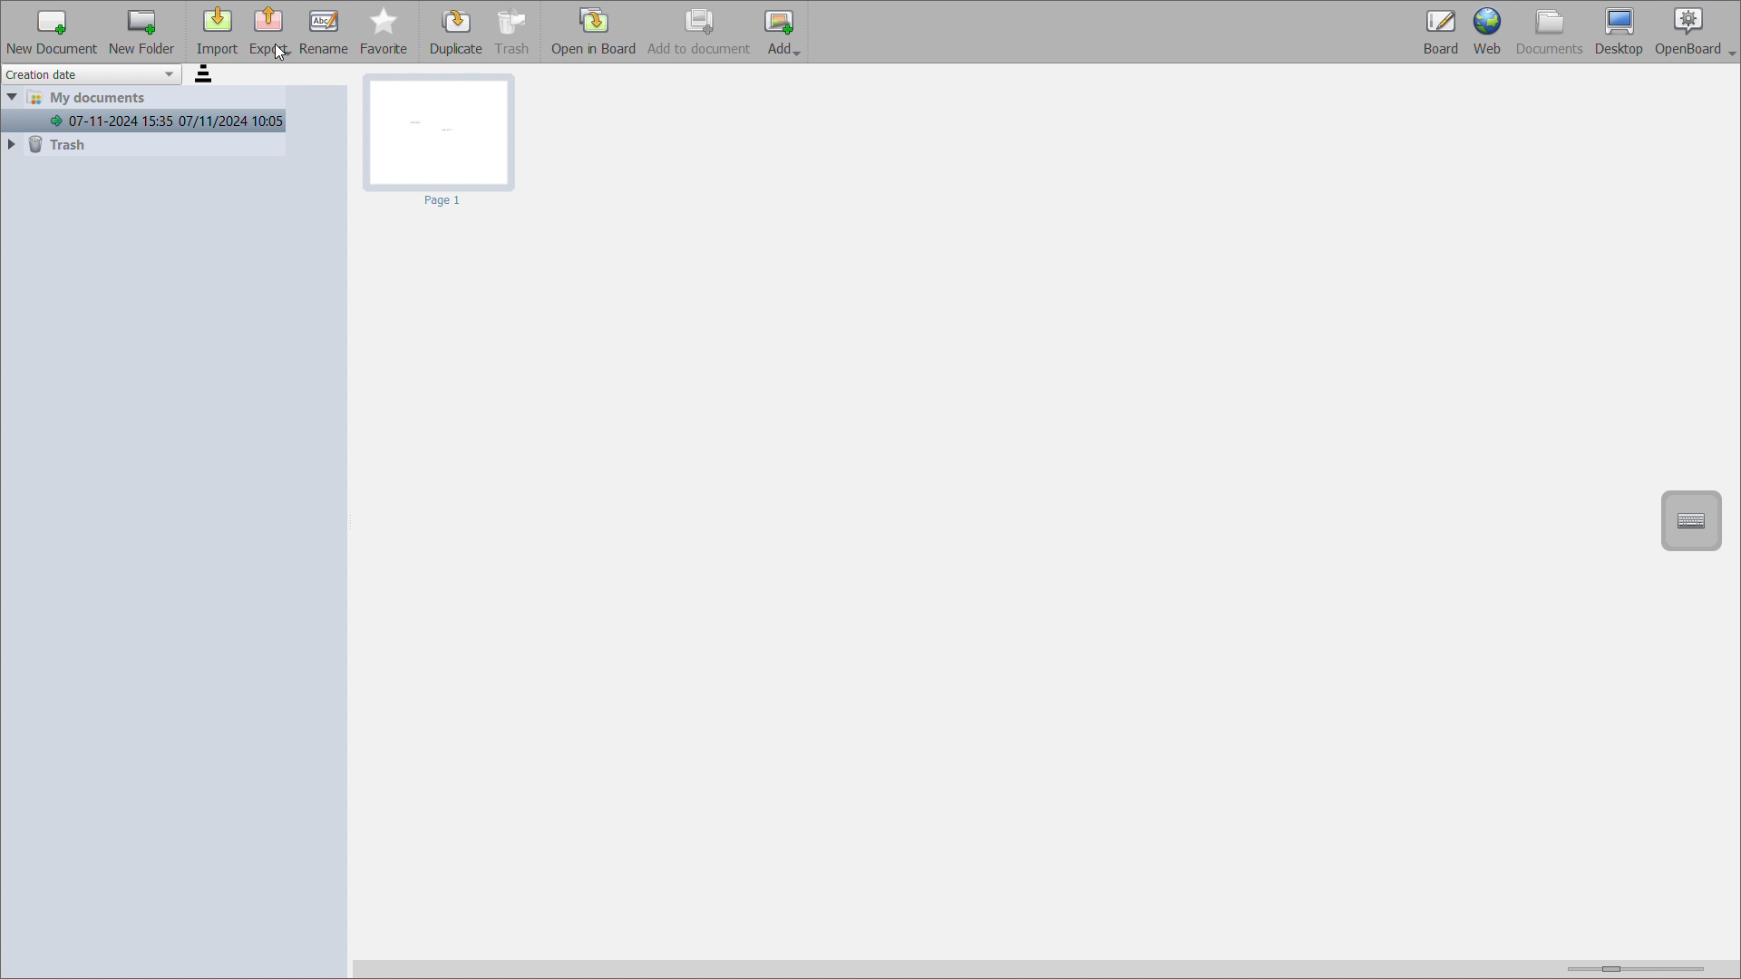  I want to click on rename, so click(324, 32).